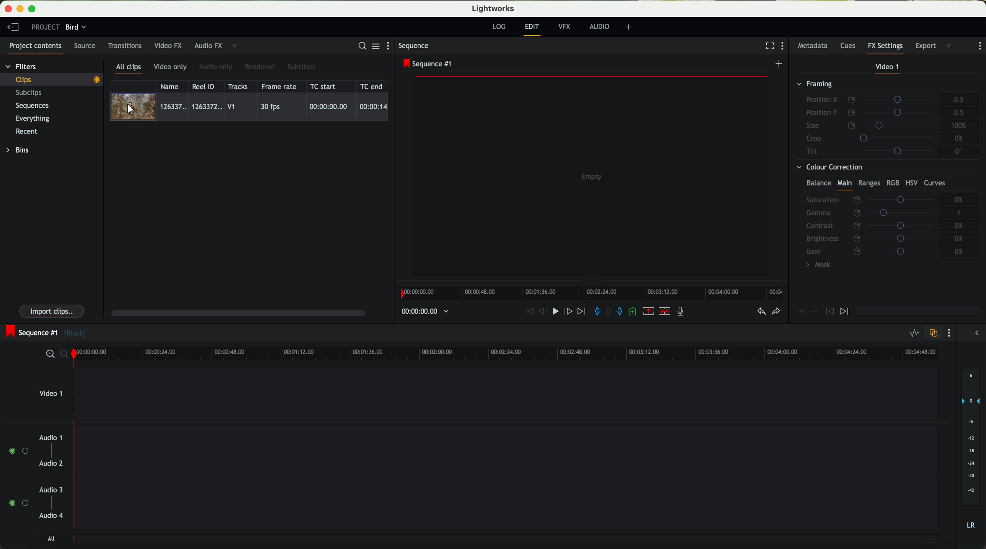 The width and height of the screenshot is (986, 549). I want to click on audio, so click(599, 26).